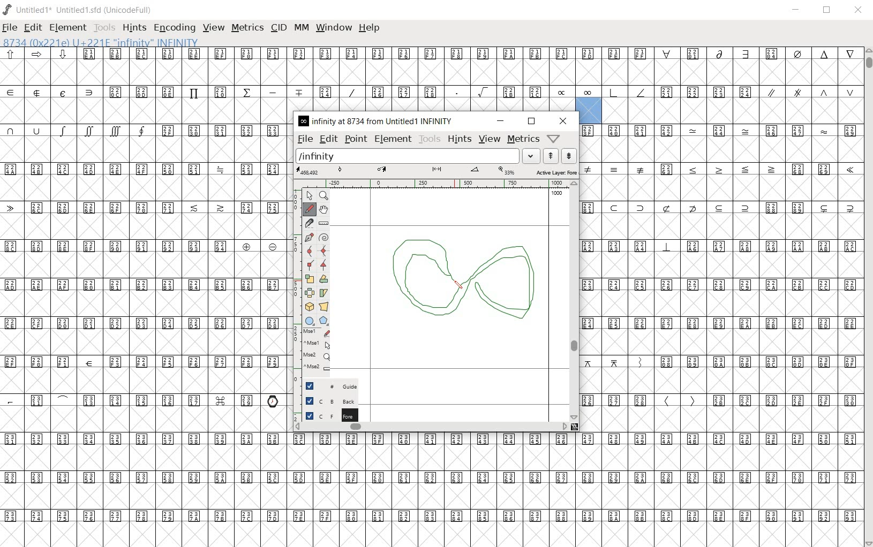 The image size is (873, 547). What do you see at coordinates (148, 246) in the screenshot?
I see `Unicode code points` at bounding box center [148, 246].